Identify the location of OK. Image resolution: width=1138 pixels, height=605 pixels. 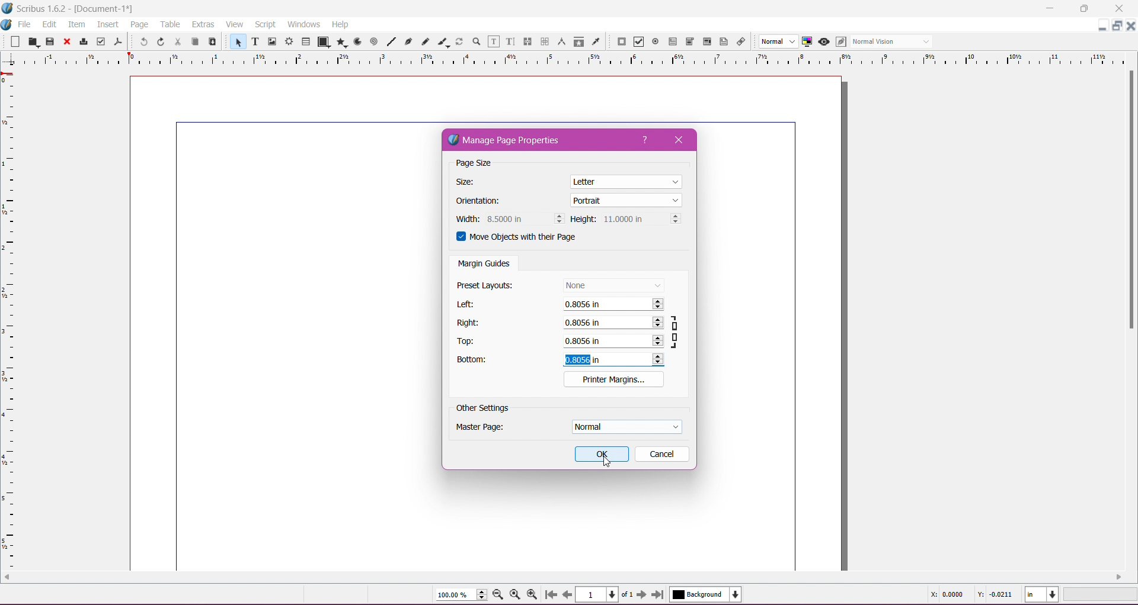
(602, 454).